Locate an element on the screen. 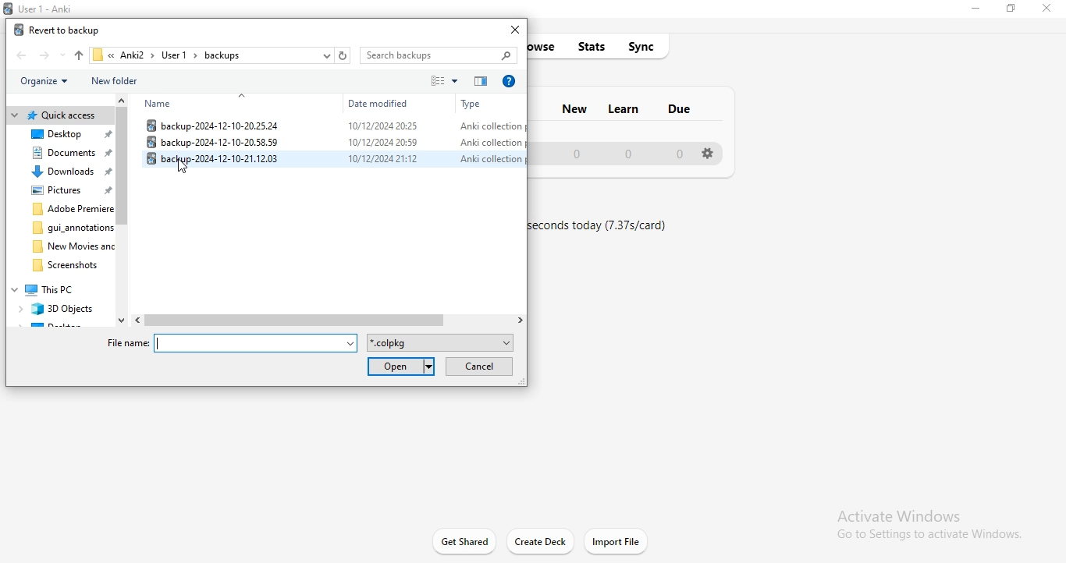 The image size is (1066, 563). scroll bar is located at coordinates (331, 320).